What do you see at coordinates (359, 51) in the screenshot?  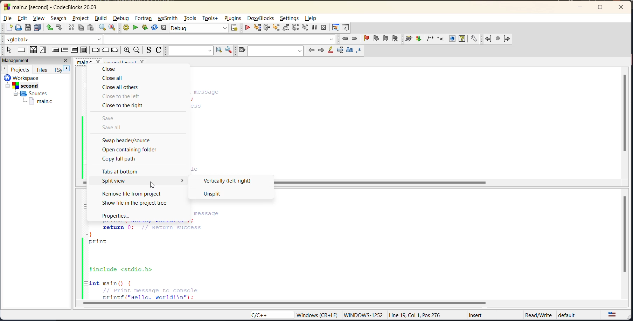 I see `use regex` at bounding box center [359, 51].